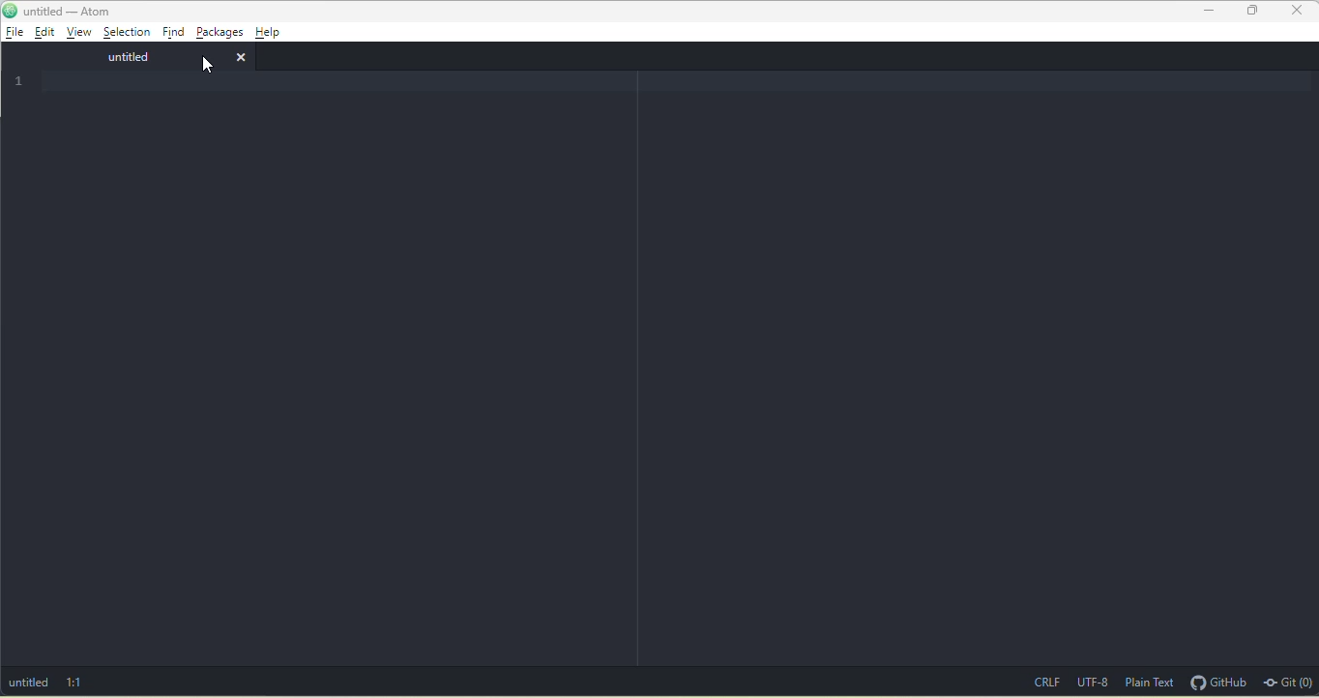 Image resolution: width=1319 pixels, height=698 pixels. Describe the element at coordinates (237, 56) in the screenshot. I see `close` at that location.